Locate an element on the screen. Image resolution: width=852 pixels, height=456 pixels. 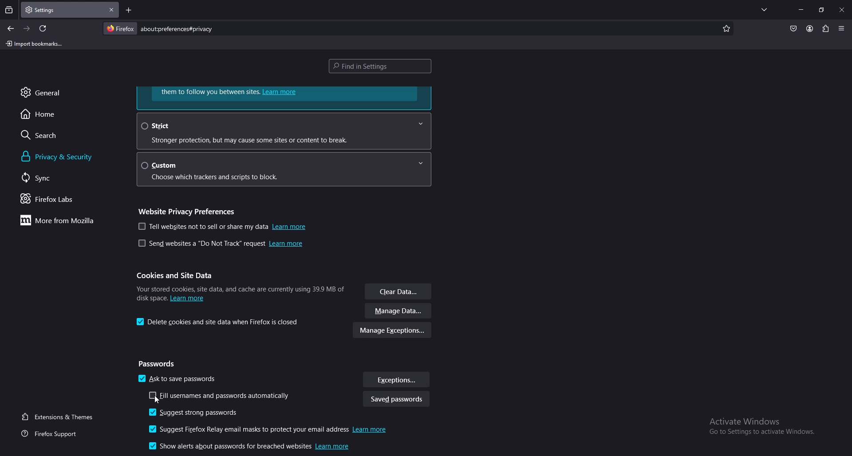
strict is located at coordinates (283, 131).